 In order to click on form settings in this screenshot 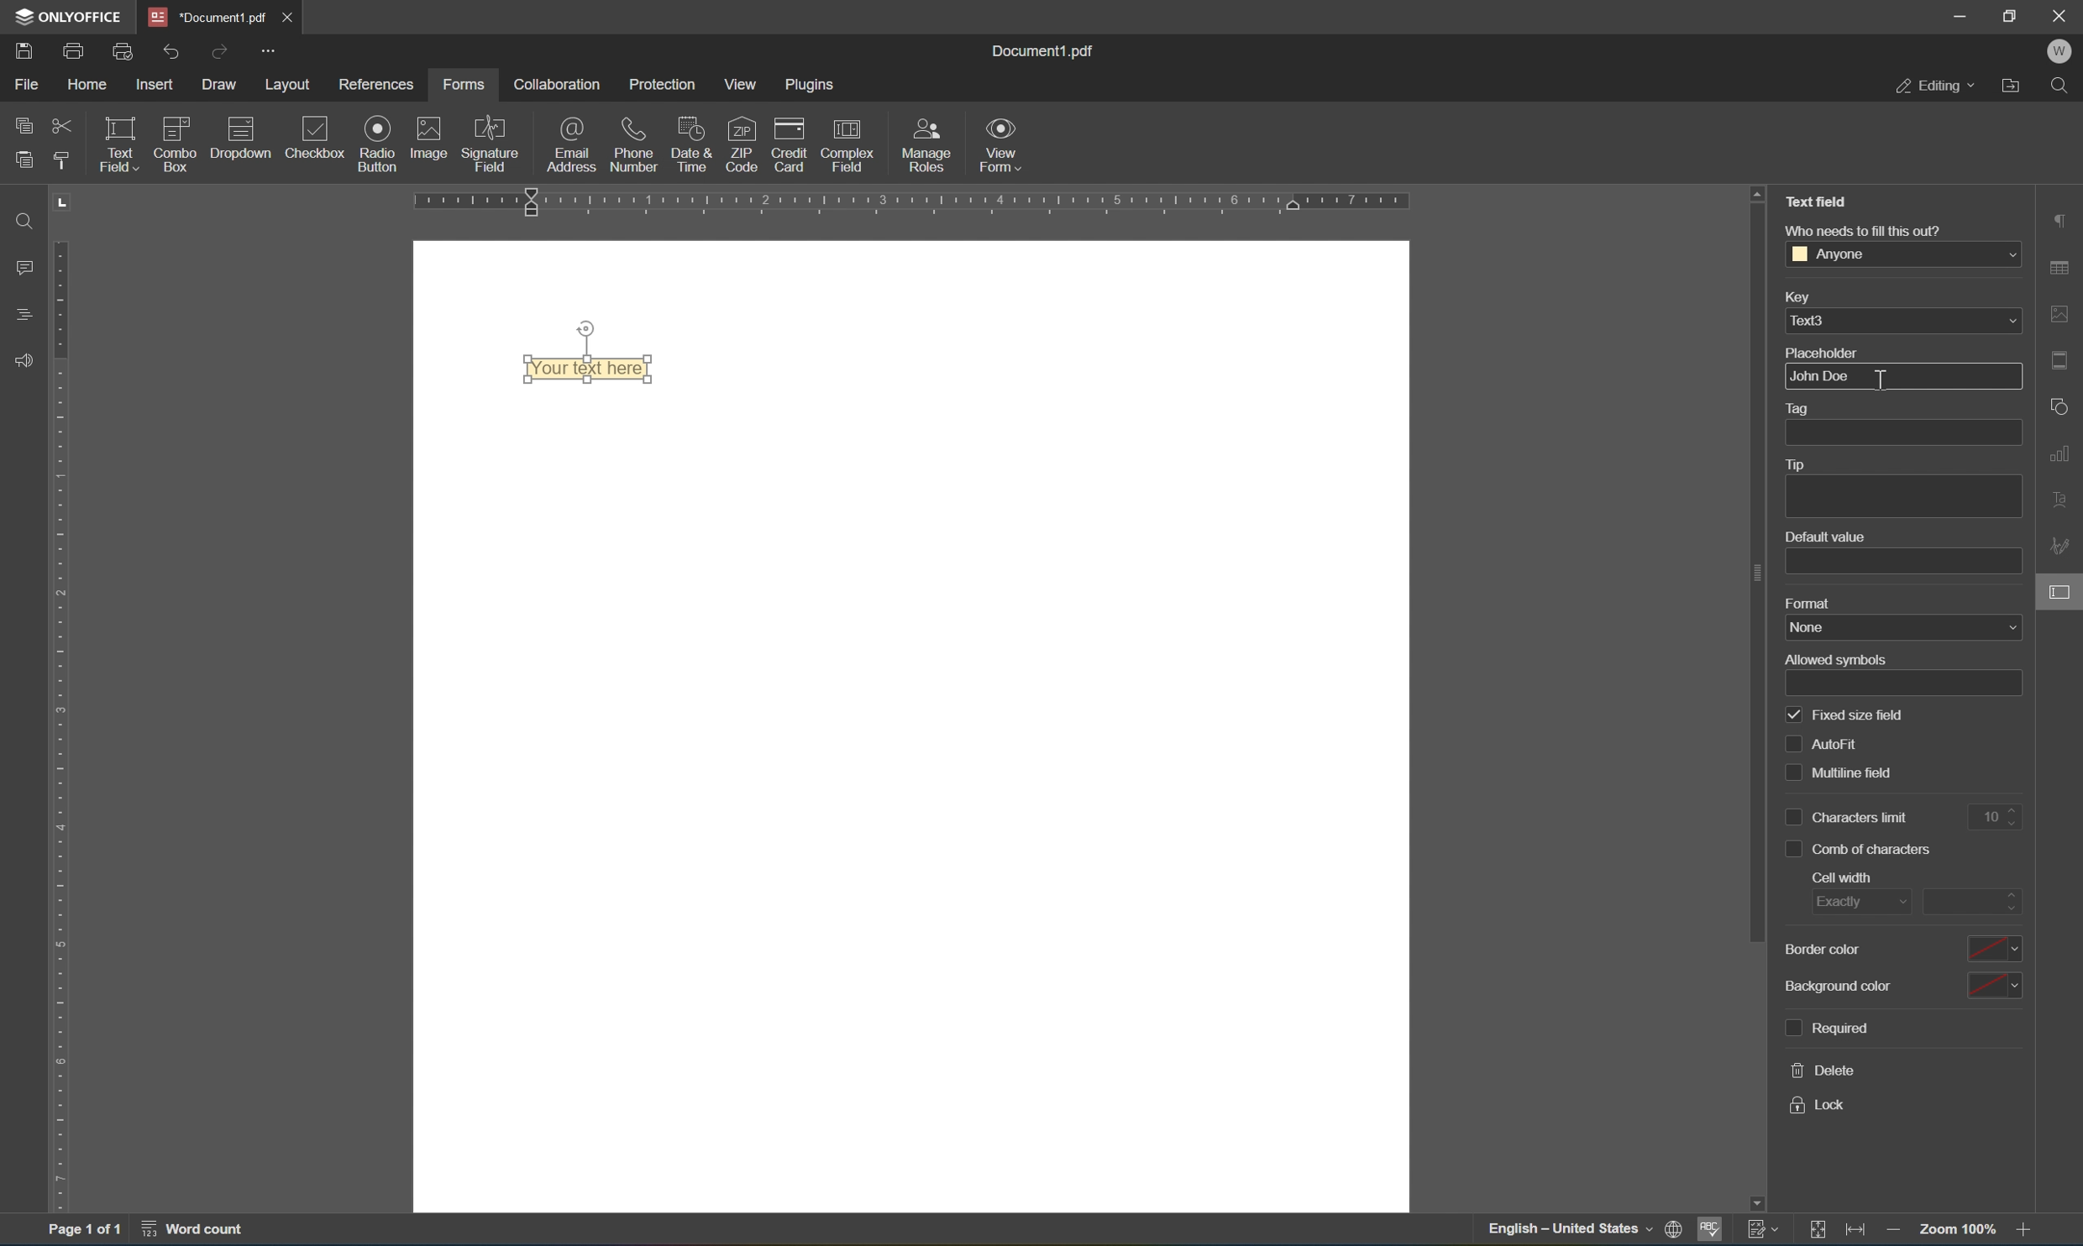, I will do `click(2065, 589)`.